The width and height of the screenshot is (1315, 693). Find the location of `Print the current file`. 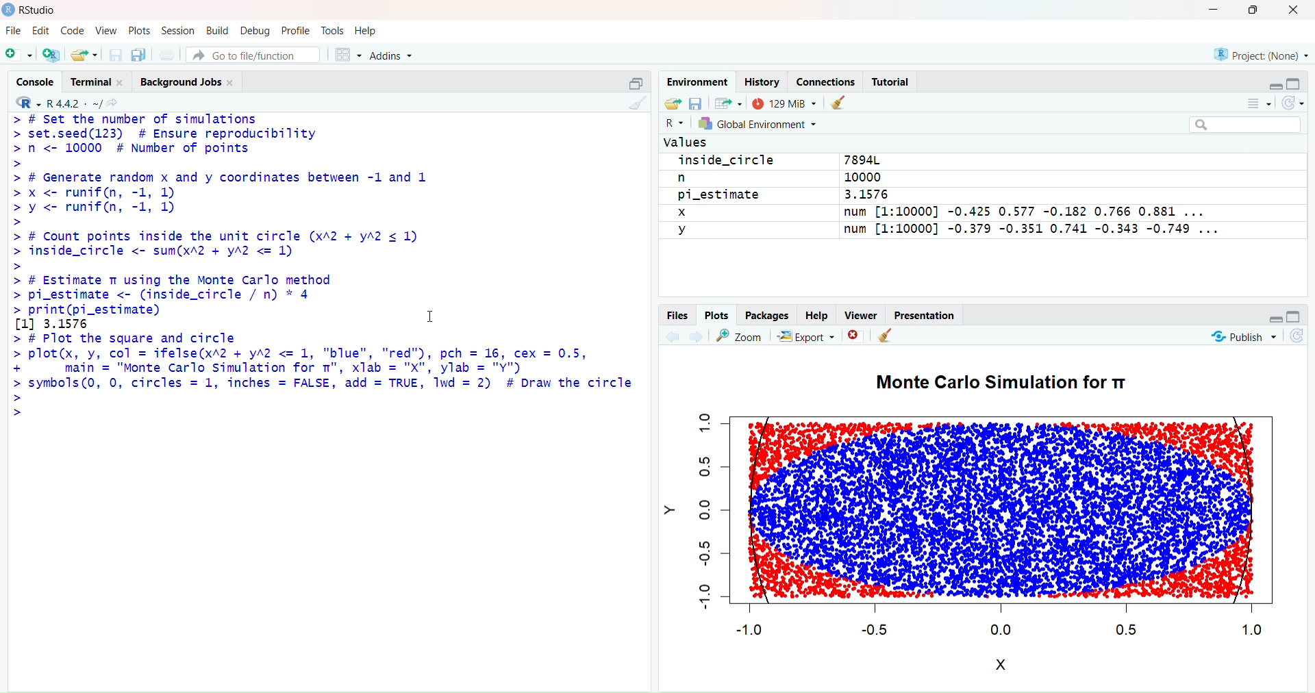

Print the current file is located at coordinates (169, 52).